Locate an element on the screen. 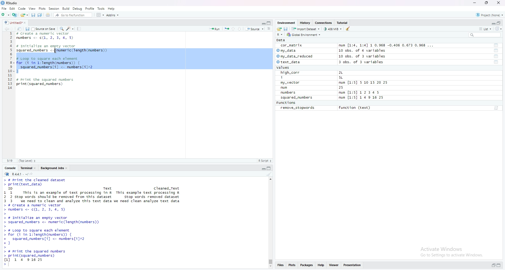 This screenshot has height=270, width=505. Run is located at coordinates (215, 28).